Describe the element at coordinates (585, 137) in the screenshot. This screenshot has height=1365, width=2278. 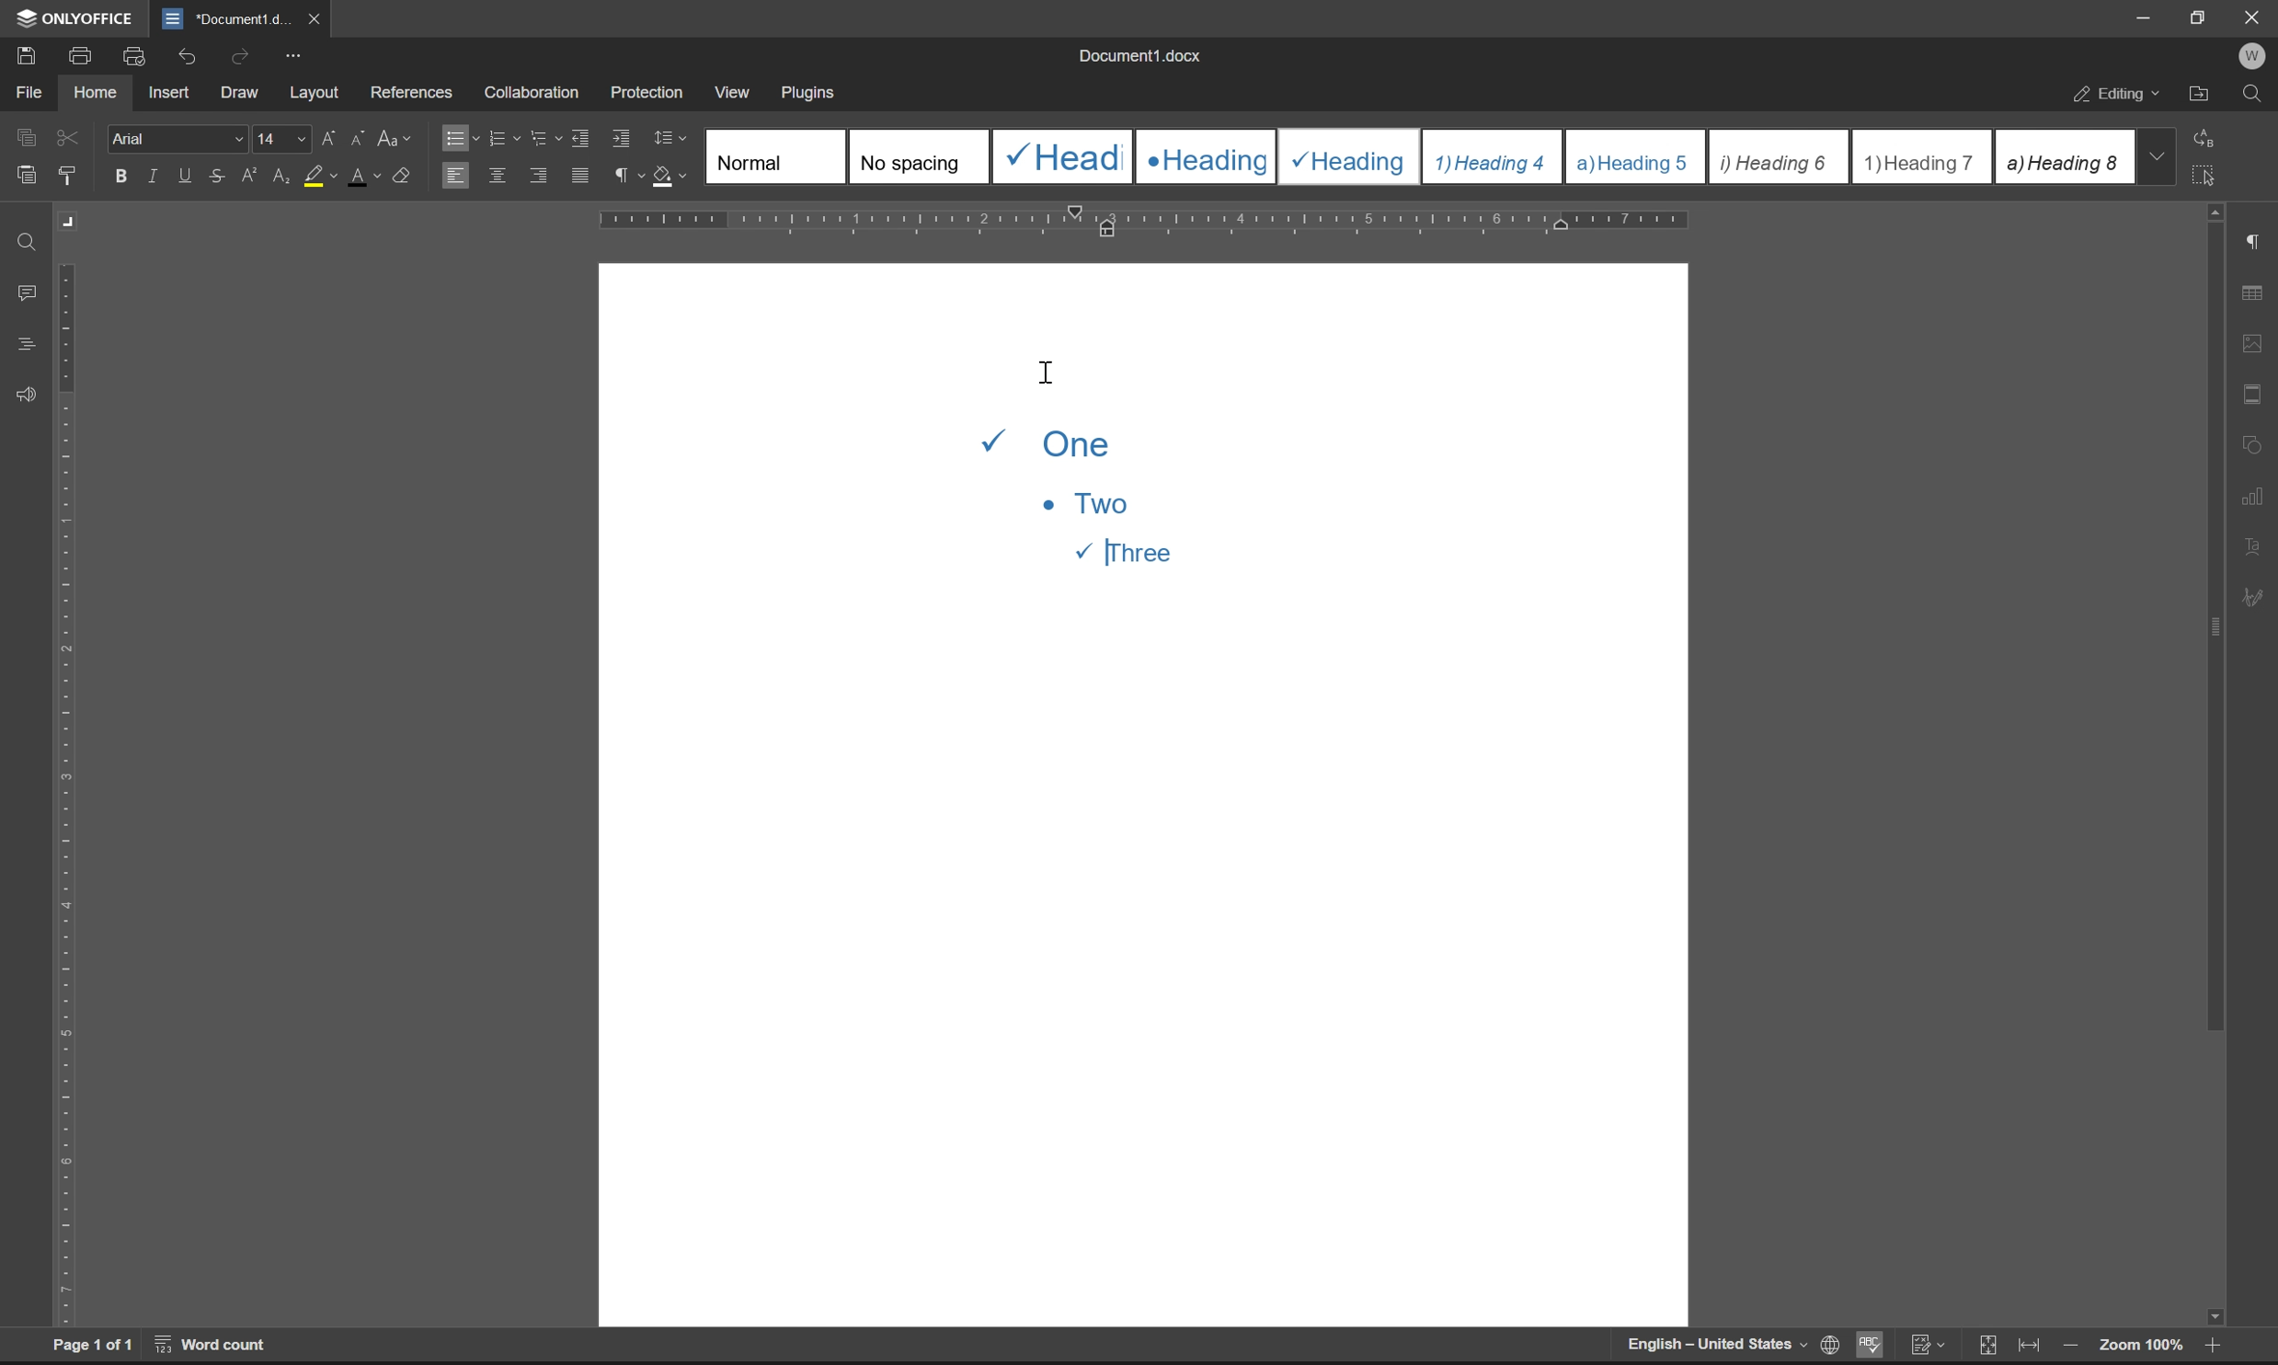
I see `decrease indent` at that location.